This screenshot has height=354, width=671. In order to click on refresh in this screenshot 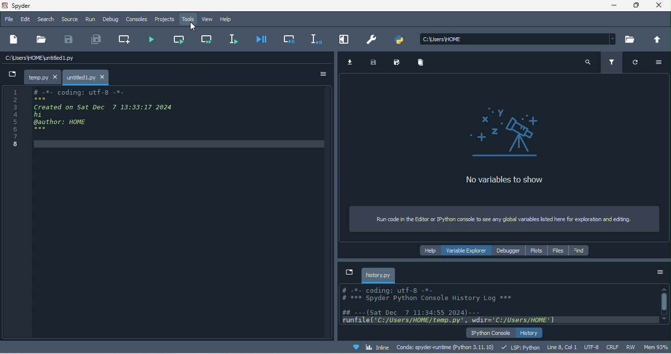, I will do `click(633, 64)`.